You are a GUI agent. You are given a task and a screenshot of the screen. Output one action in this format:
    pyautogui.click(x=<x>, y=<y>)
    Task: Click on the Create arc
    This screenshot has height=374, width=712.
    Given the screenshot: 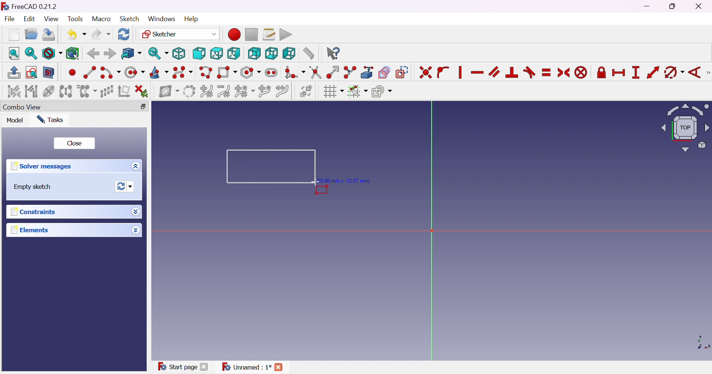 What is the action you would take?
    pyautogui.click(x=110, y=74)
    